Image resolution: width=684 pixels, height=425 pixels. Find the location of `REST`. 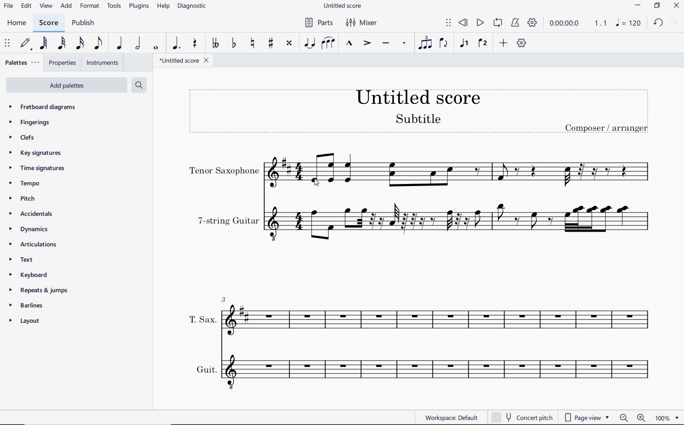

REST is located at coordinates (194, 44).